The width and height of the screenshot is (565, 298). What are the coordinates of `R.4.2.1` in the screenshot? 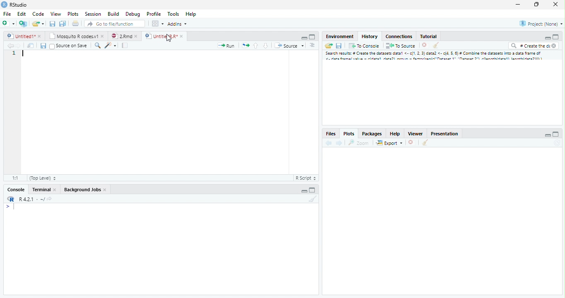 It's located at (27, 199).